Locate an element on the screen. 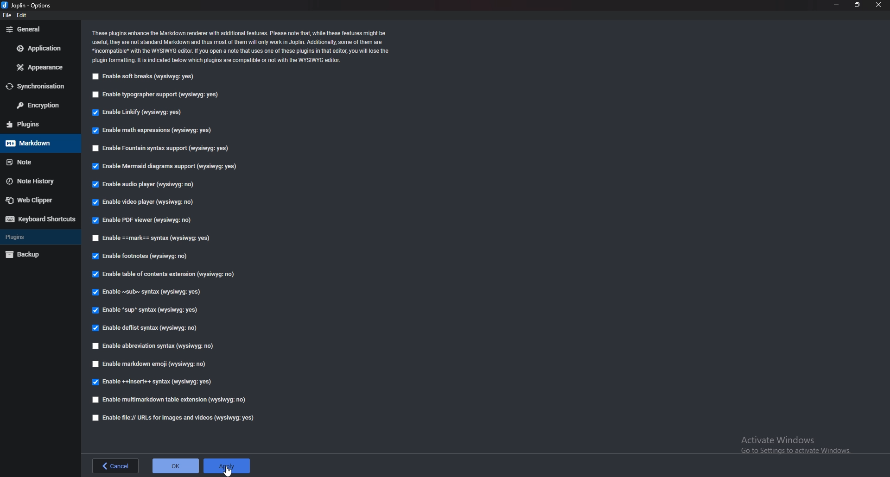  enable PDF viewer is located at coordinates (144, 221).